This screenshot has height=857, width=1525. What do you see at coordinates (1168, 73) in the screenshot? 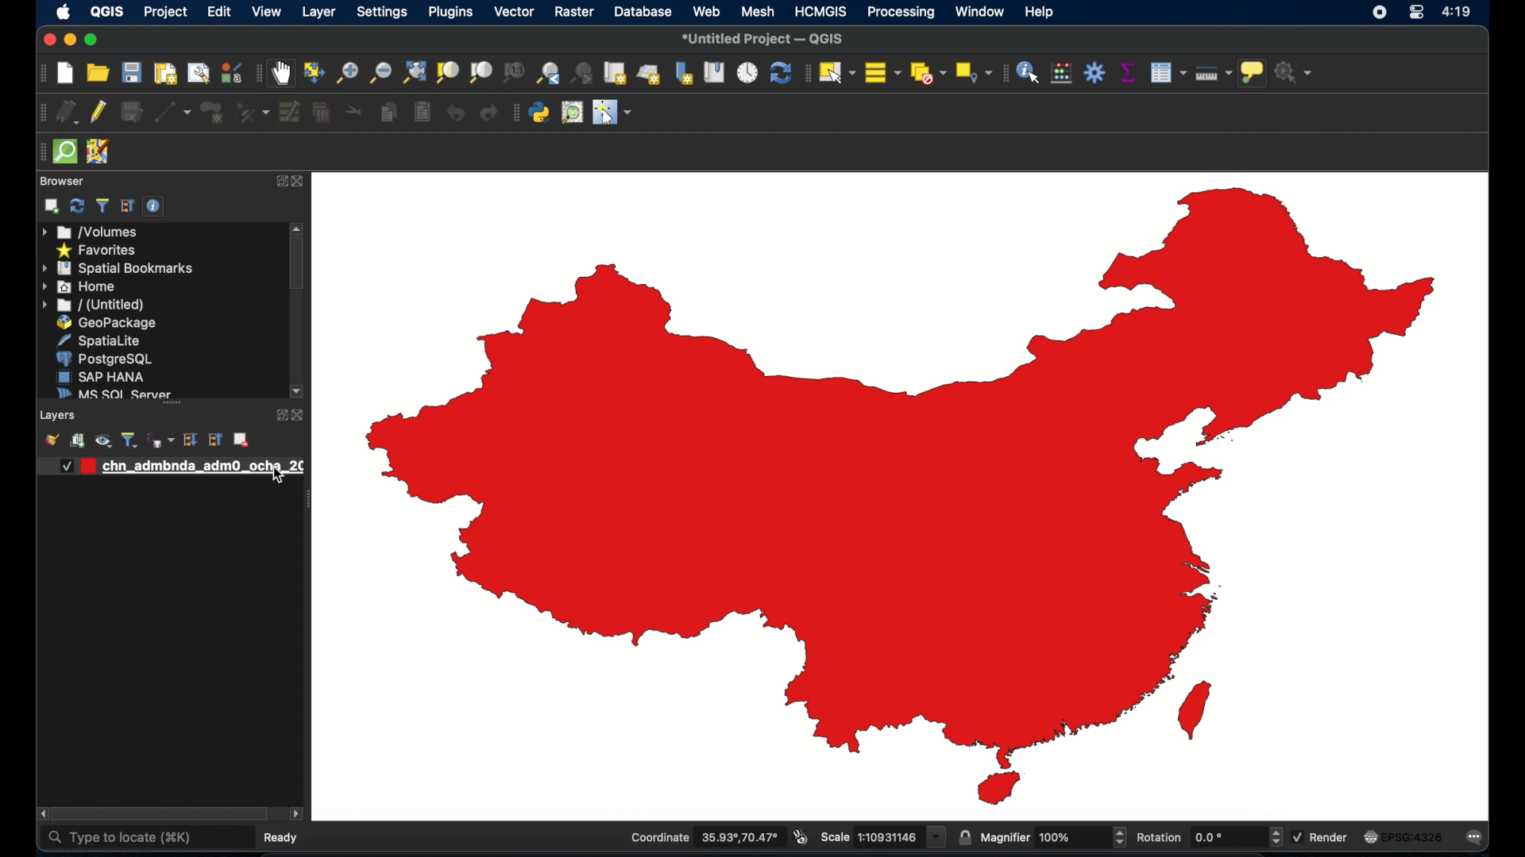
I see `open attributes table` at bounding box center [1168, 73].